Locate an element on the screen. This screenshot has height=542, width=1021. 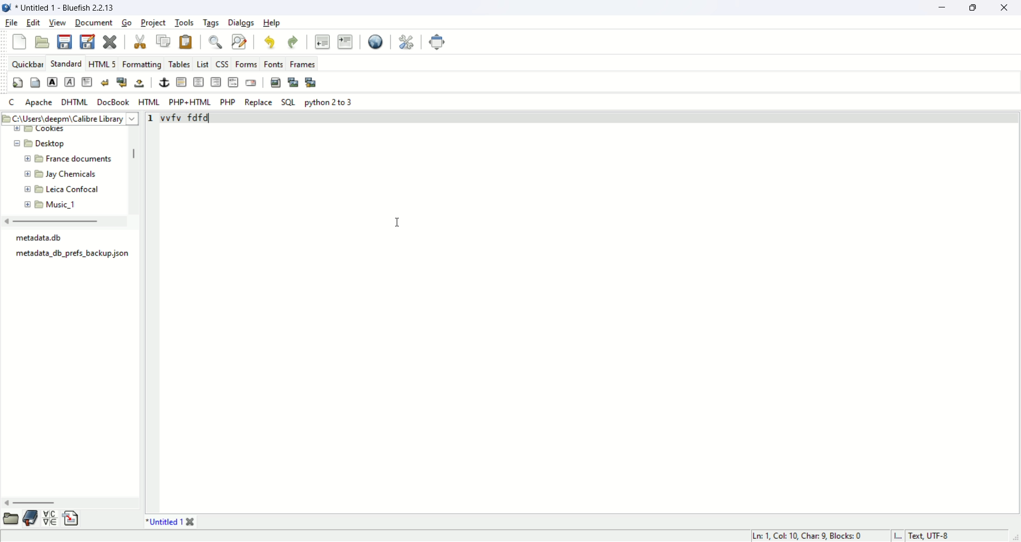
file is located at coordinates (12, 24).